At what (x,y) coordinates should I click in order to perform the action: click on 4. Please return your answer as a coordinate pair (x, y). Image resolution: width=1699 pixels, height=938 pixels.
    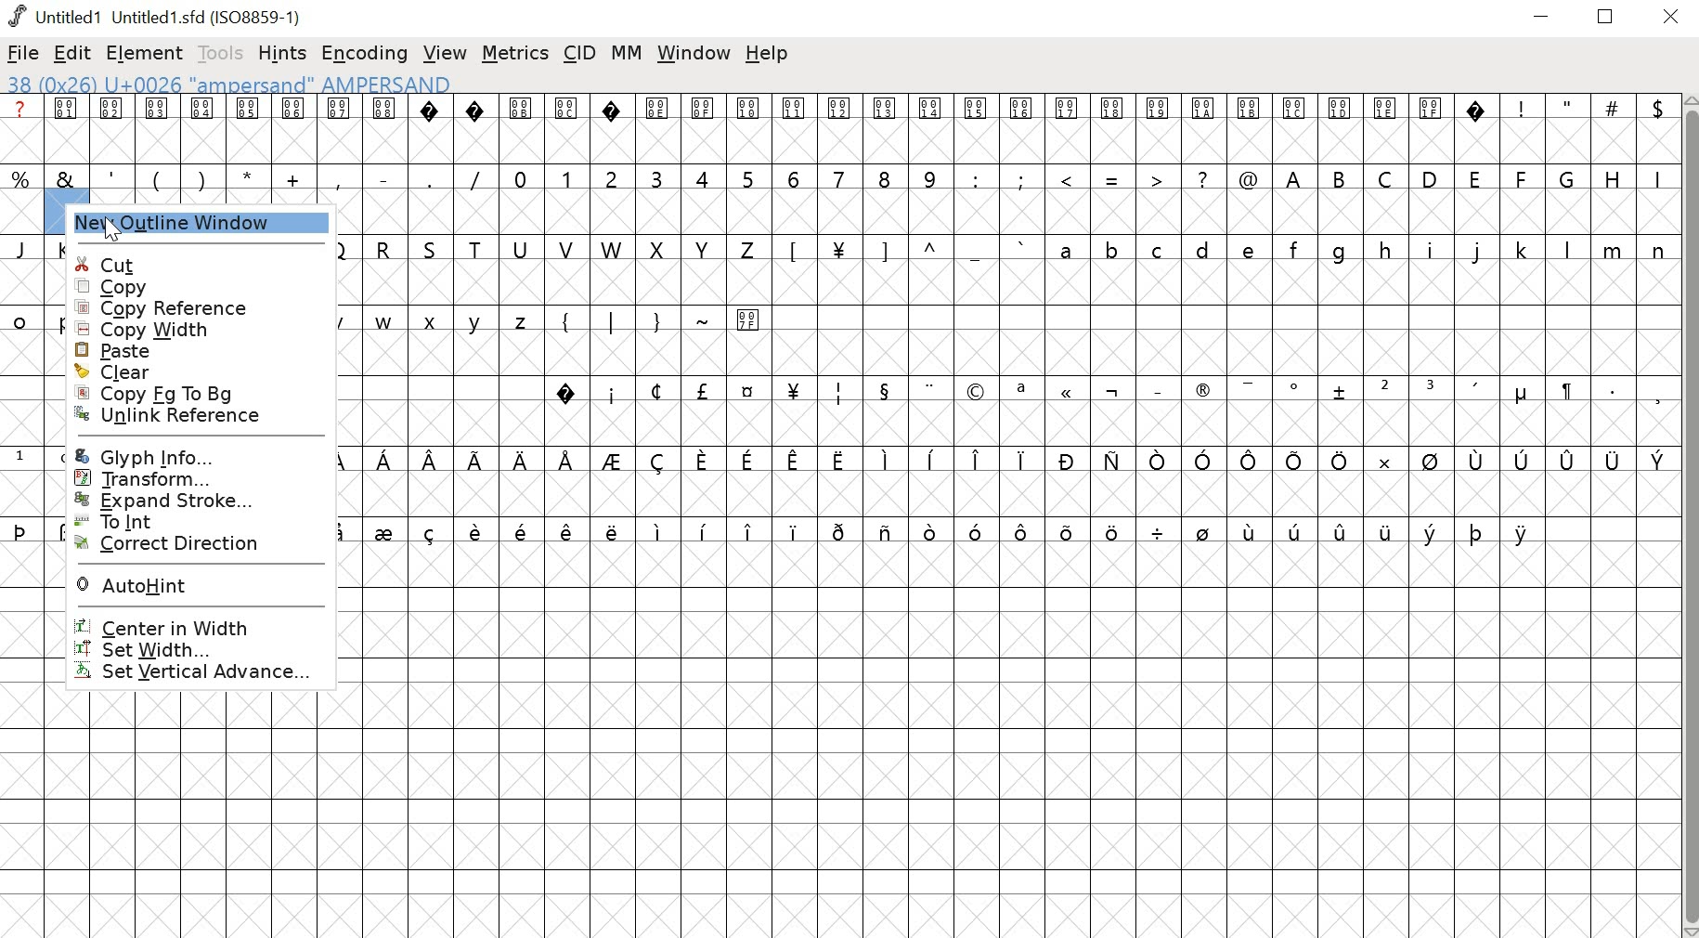
    Looking at the image, I should click on (705, 177).